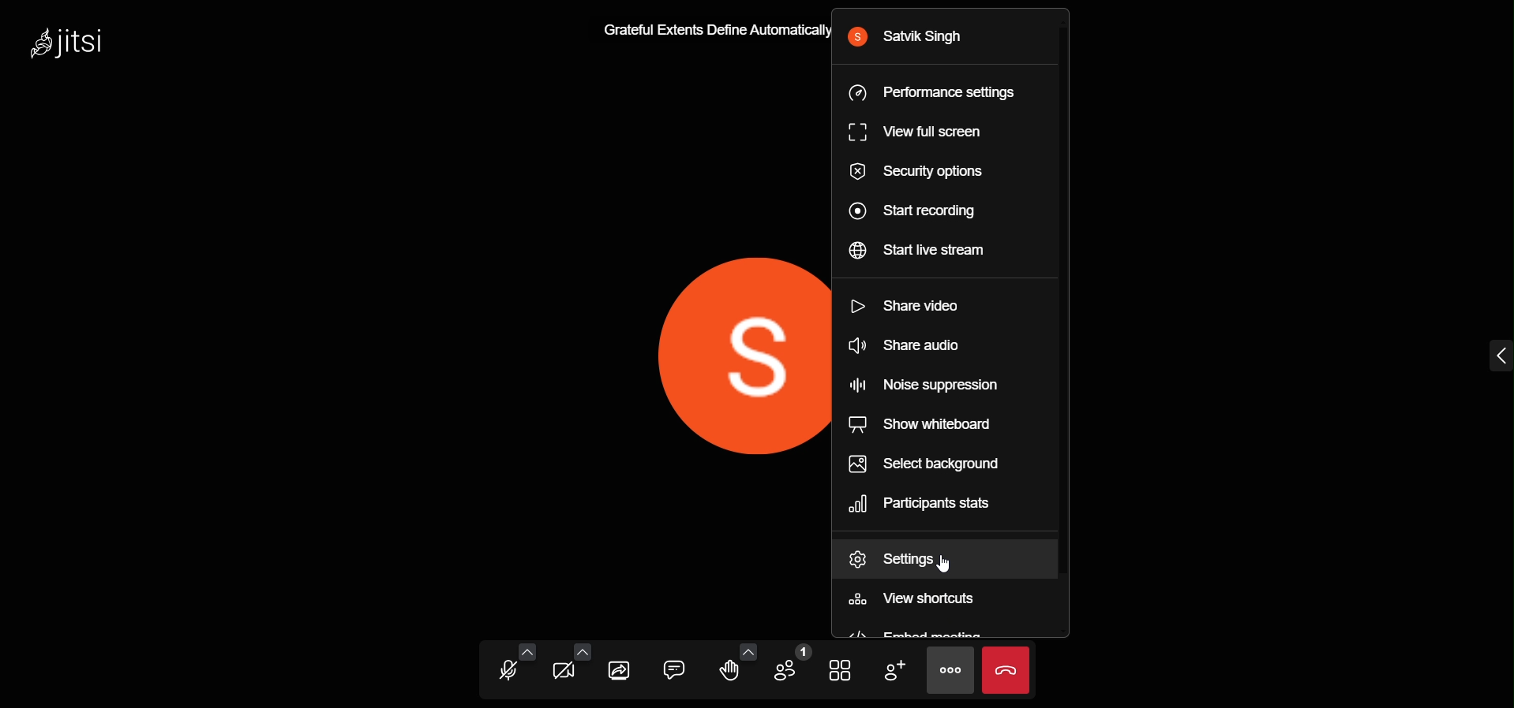 The image size is (1514, 708). Describe the element at coordinates (923, 133) in the screenshot. I see `view full screen` at that location.